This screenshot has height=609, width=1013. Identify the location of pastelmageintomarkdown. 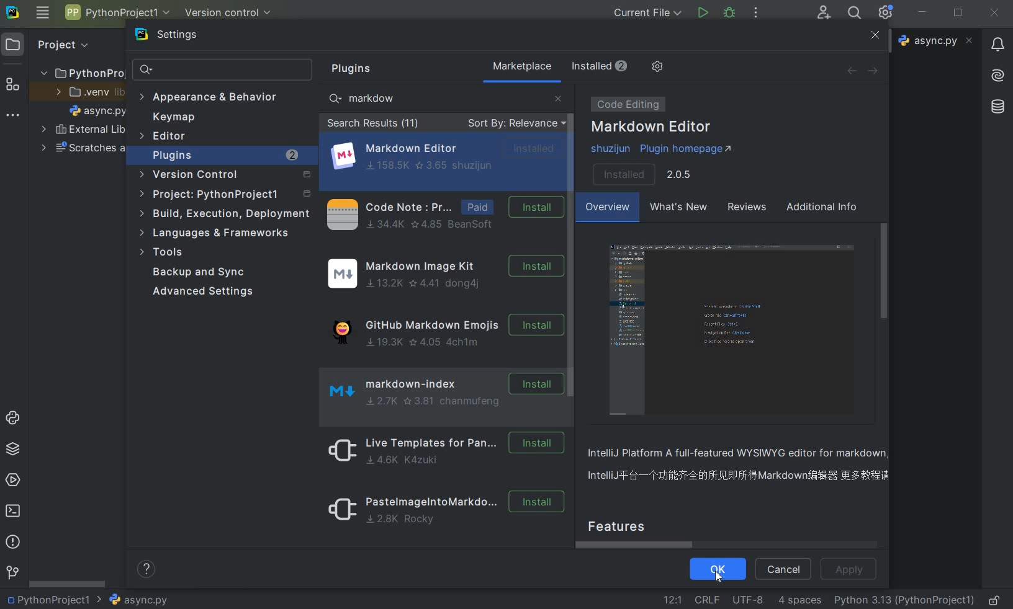
(442, 512).